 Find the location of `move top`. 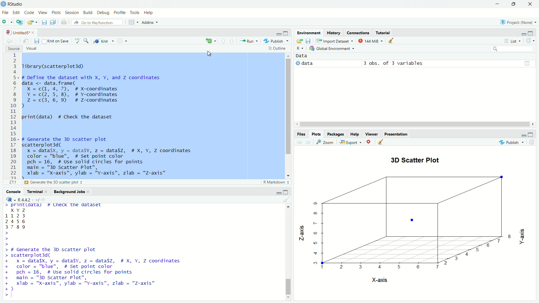

move top is located at coordinates (288, 206).